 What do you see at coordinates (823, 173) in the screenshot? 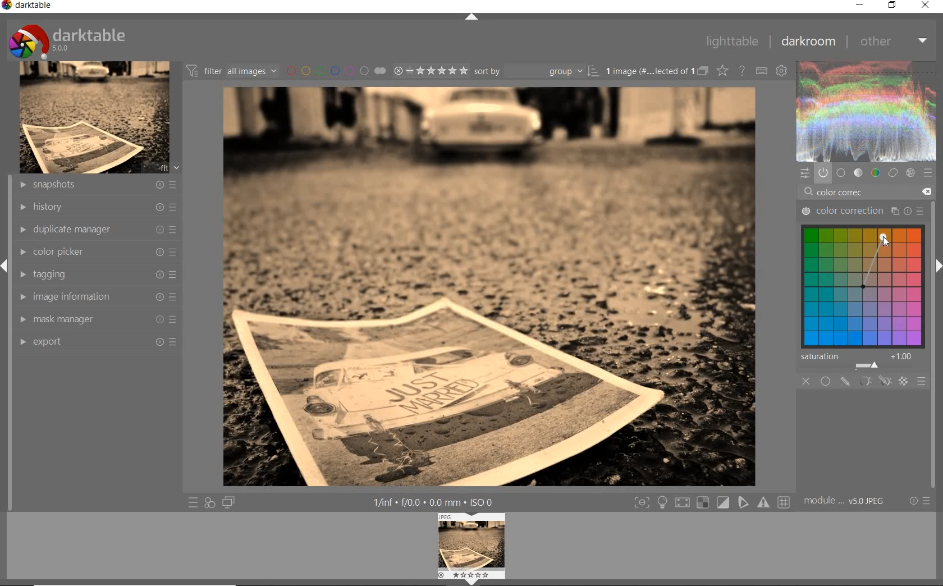
I see `show only active module` at bounding box center [823, 173].